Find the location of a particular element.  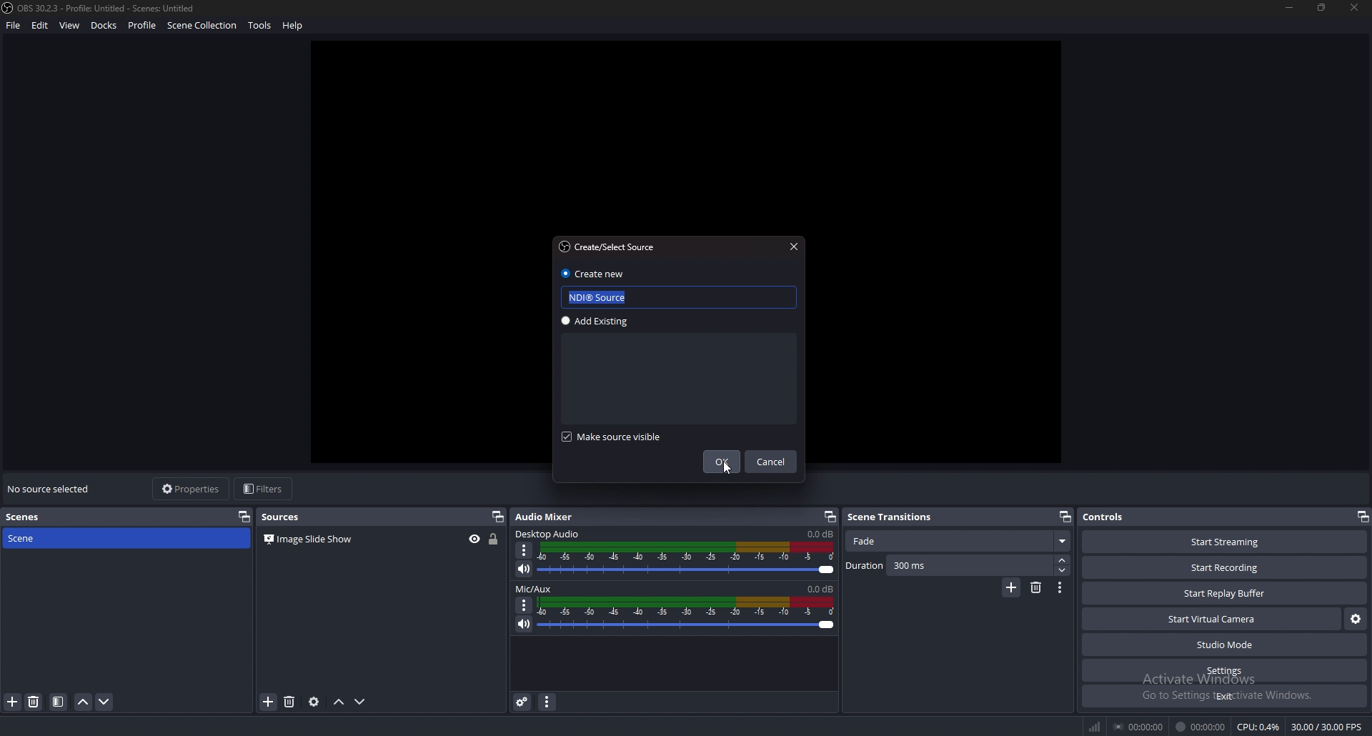

pop out is located at coordinates (243, 517).